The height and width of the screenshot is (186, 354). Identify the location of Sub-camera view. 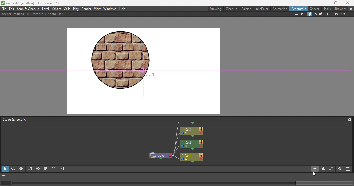
(344, 14).